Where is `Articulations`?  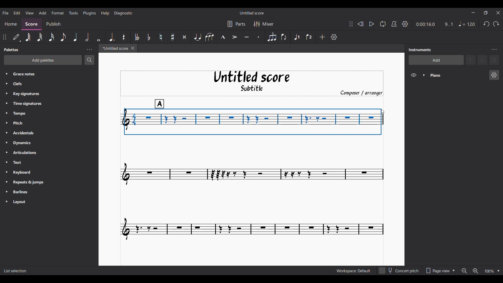
Articulations is located at coordinates (29, 153).